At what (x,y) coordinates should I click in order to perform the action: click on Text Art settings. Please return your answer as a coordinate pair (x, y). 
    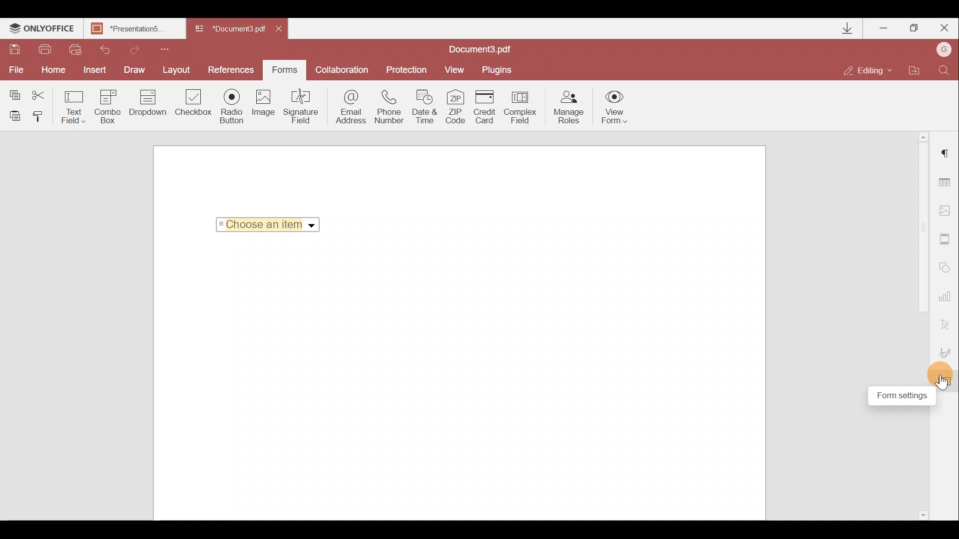
    Looking at the image, I should click on (948, 327).